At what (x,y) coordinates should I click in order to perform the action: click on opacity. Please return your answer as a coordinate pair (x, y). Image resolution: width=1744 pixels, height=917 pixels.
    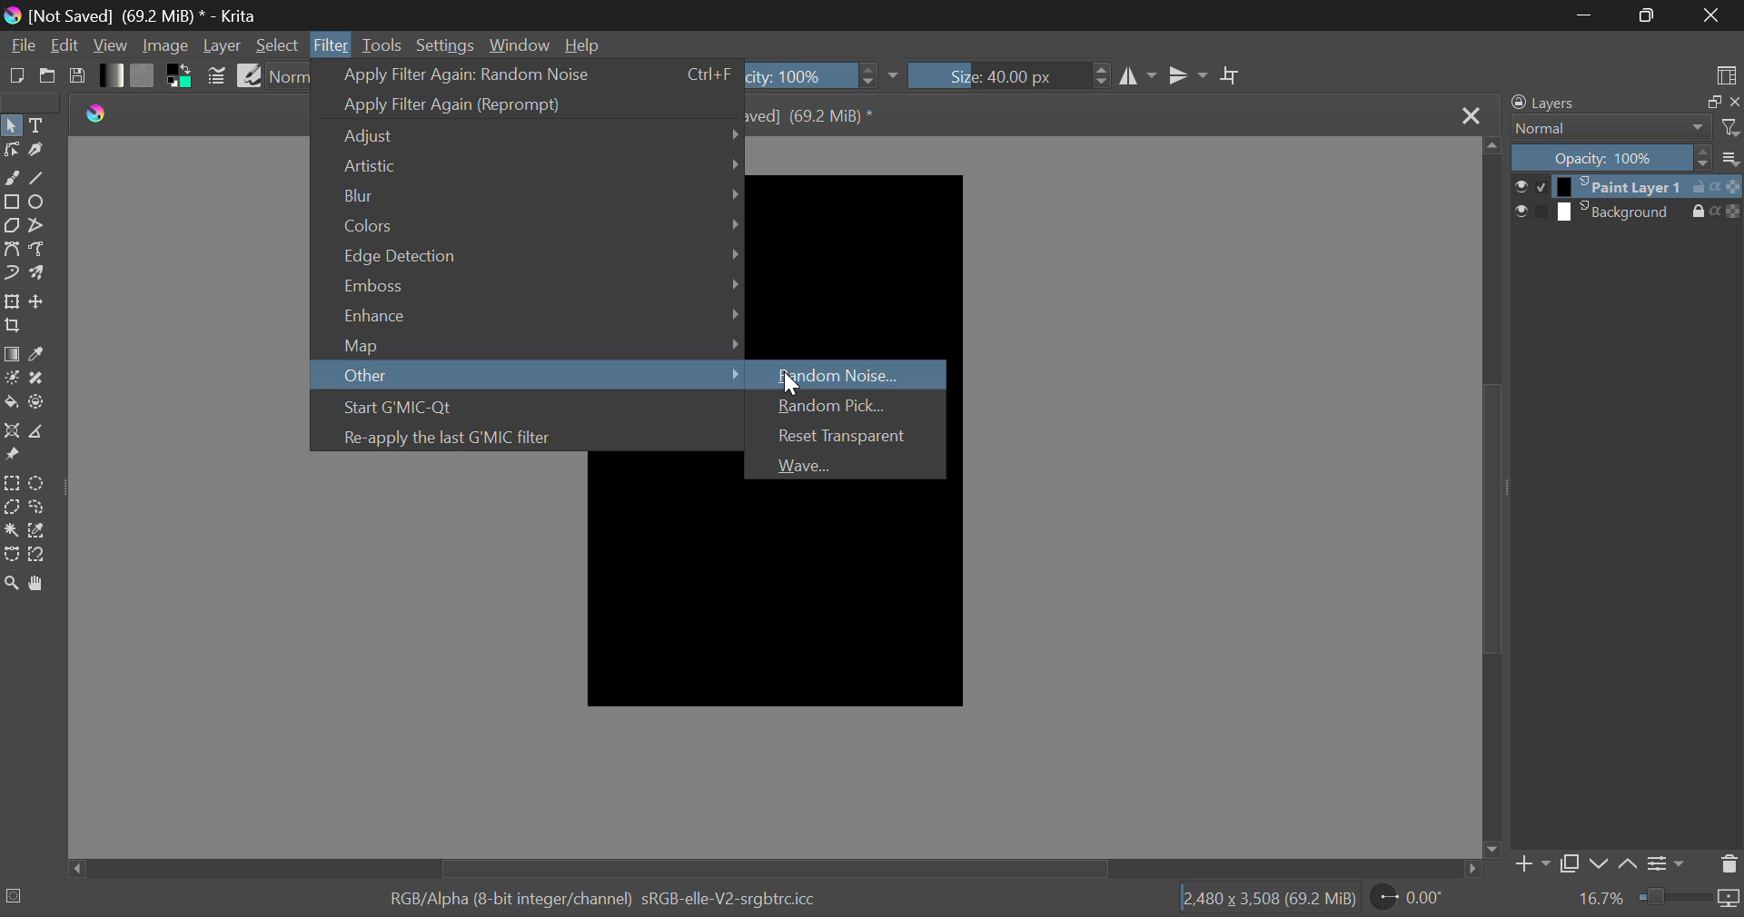
    Looking at the image, I should click on (1734, 187).